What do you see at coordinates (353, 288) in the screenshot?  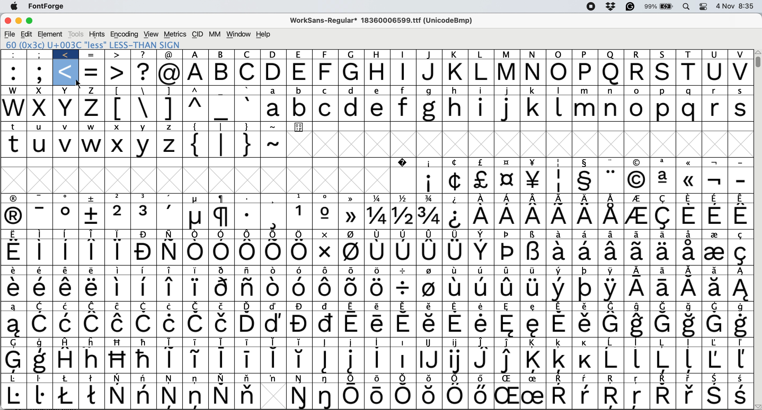 I see `Symbol` at bounding box center [353, 288].